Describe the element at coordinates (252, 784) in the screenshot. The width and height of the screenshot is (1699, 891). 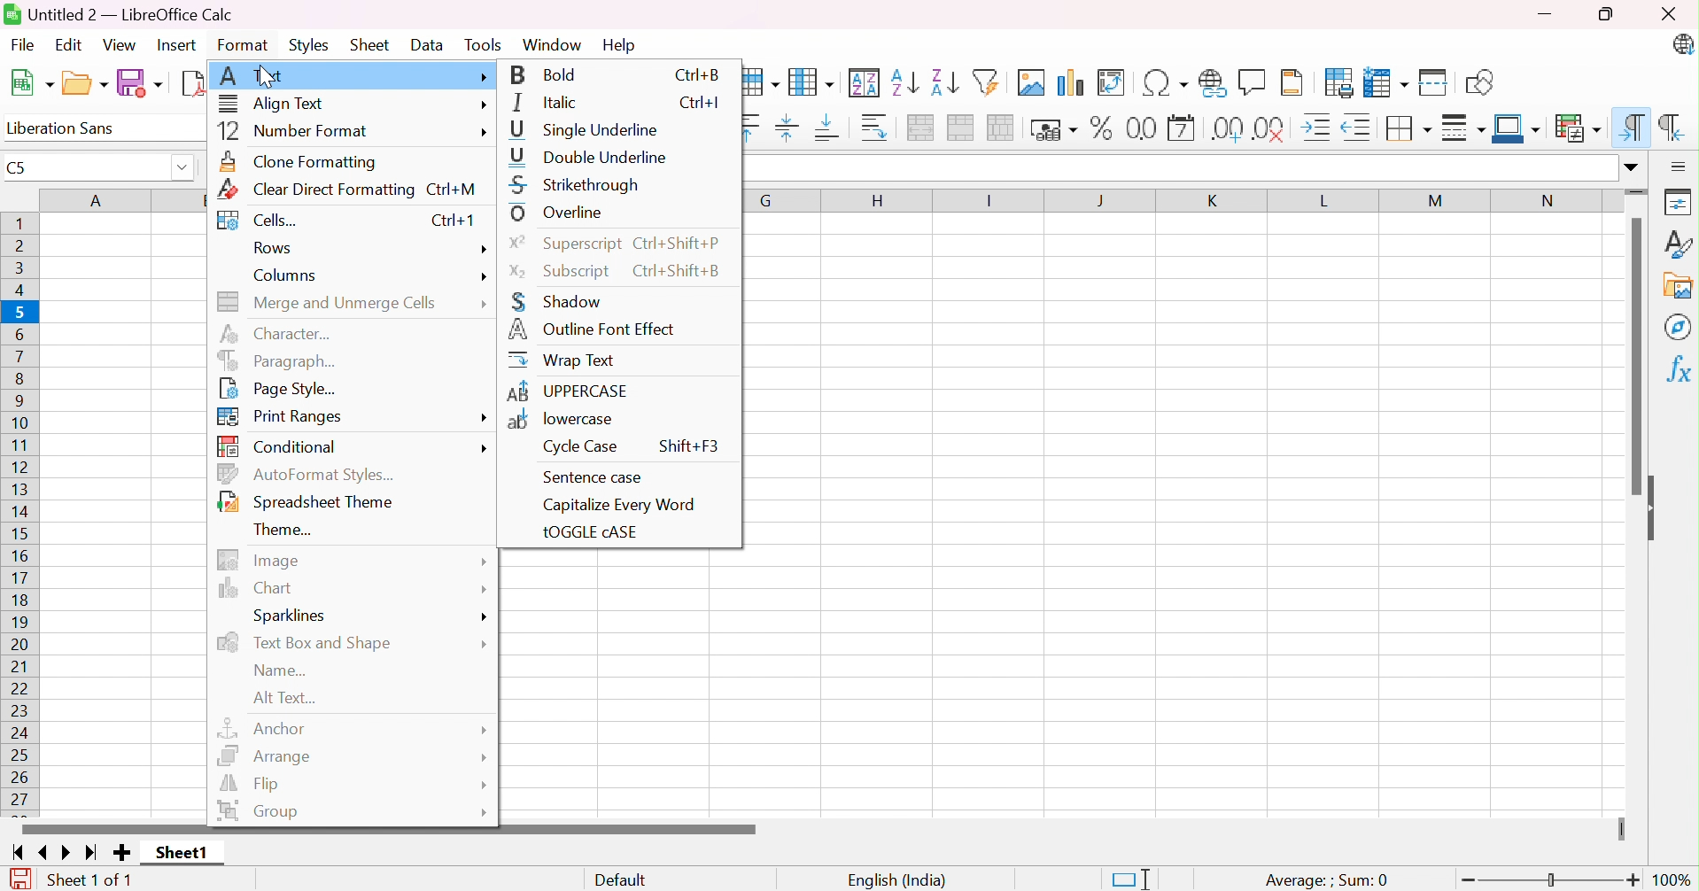
I see `Flip` at that location.